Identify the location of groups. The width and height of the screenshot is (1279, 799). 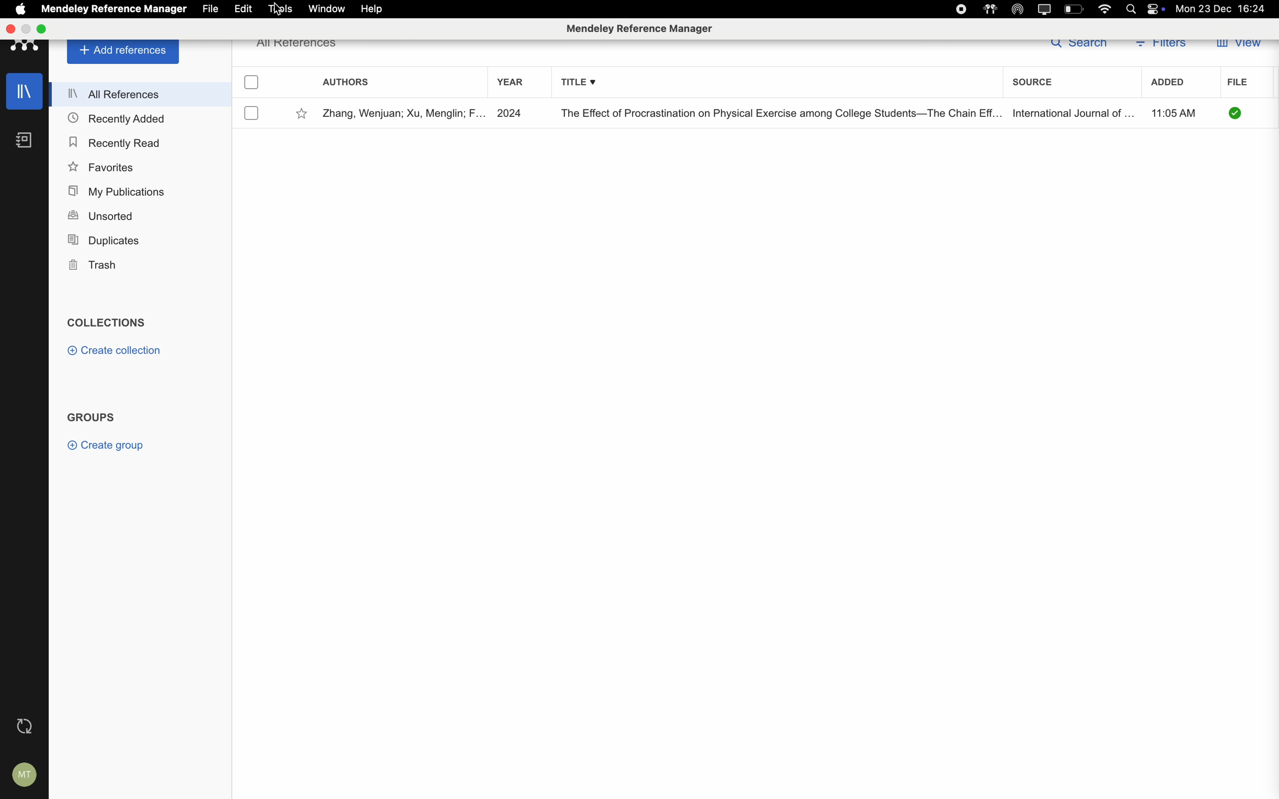
(92, 415).